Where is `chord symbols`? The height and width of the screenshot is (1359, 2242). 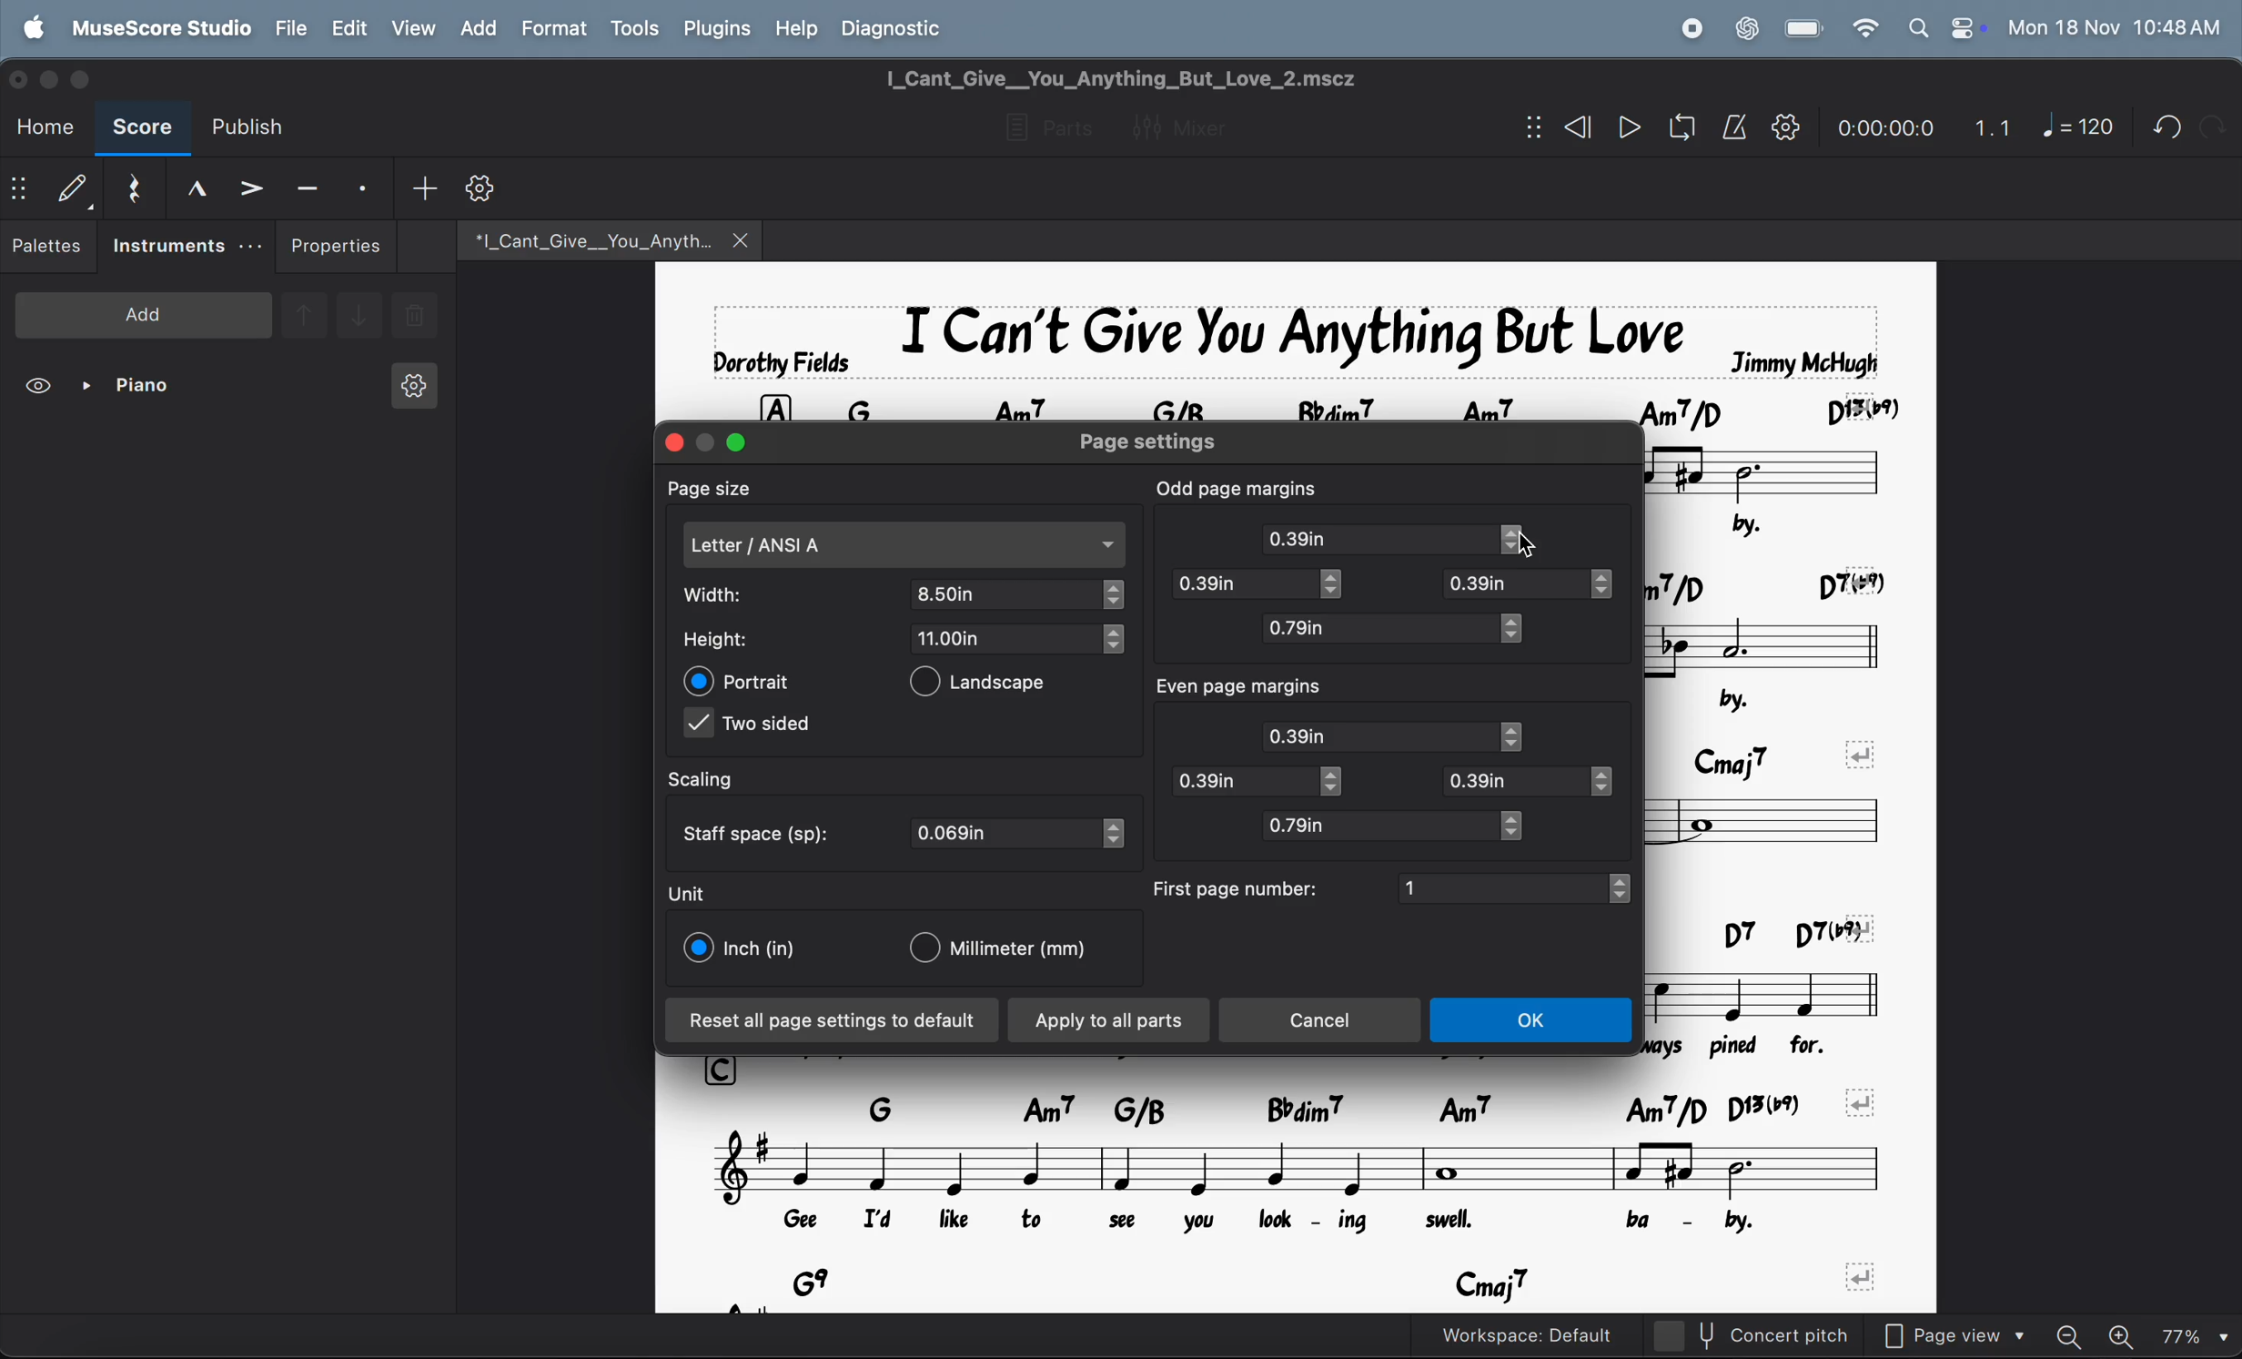
chord symbols is located at coordinates (1340, 1285).